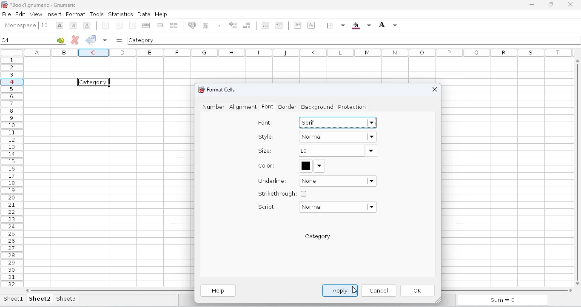 This screenshot has height=307, width=581. Describe the element at coordinates (105, 40) in the screenshot. I see `accept changes to multiple cells` at that location.